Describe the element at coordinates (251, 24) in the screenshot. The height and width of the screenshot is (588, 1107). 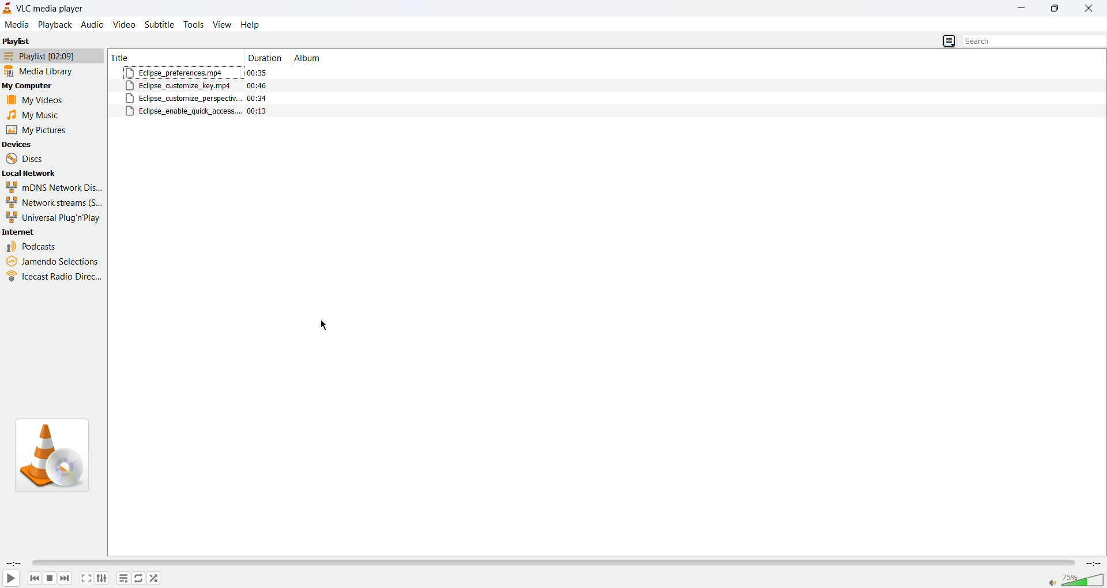
I see `help` at that location.